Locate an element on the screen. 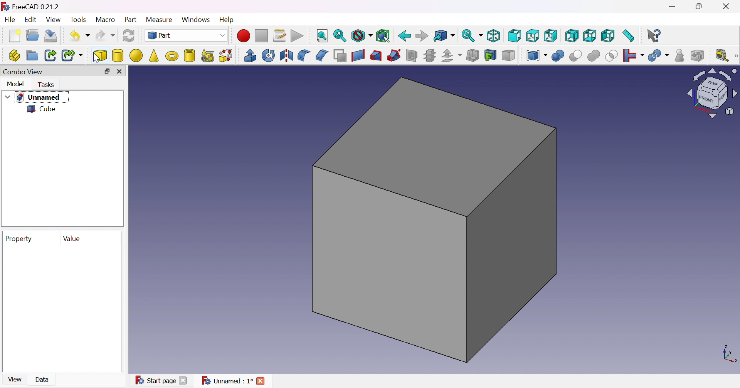 This screenshot has width=740, height=388. Help is located at coordinates (226, 19).